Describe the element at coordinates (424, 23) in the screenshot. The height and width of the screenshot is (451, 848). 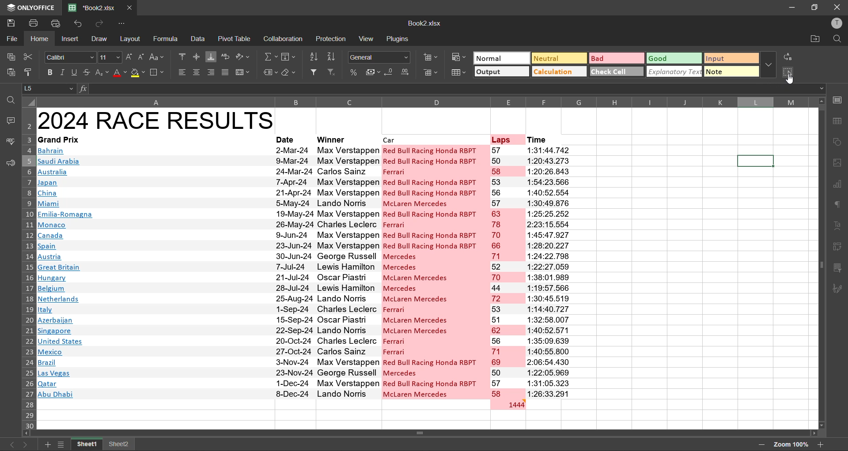
I see `filename` at that location.